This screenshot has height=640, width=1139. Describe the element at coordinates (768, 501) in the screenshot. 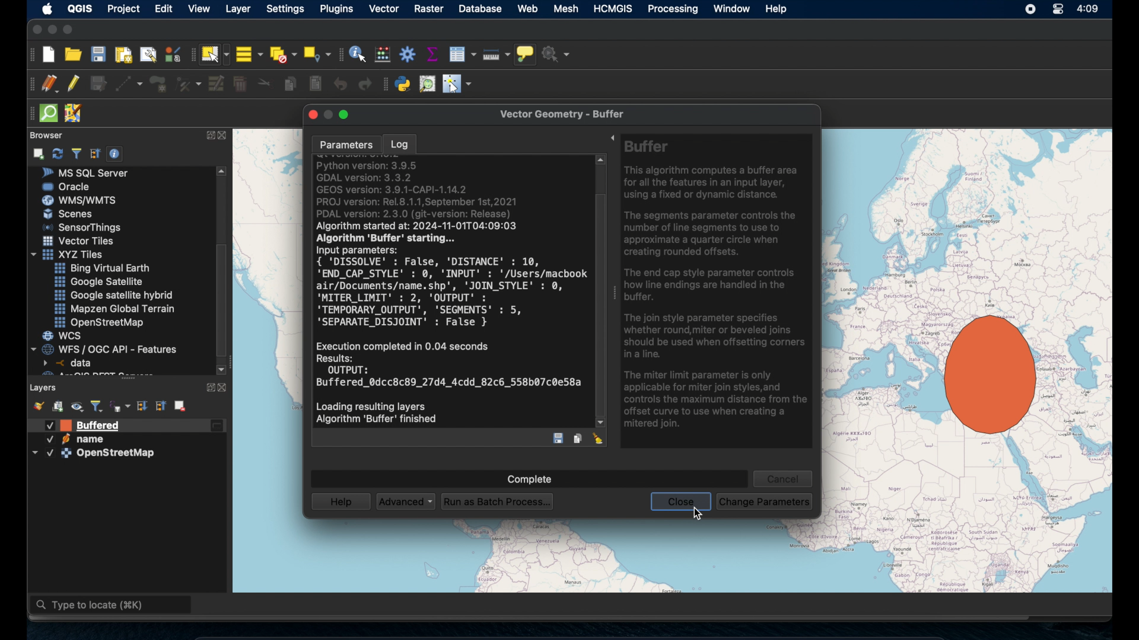

I see `change parameters` at that location.